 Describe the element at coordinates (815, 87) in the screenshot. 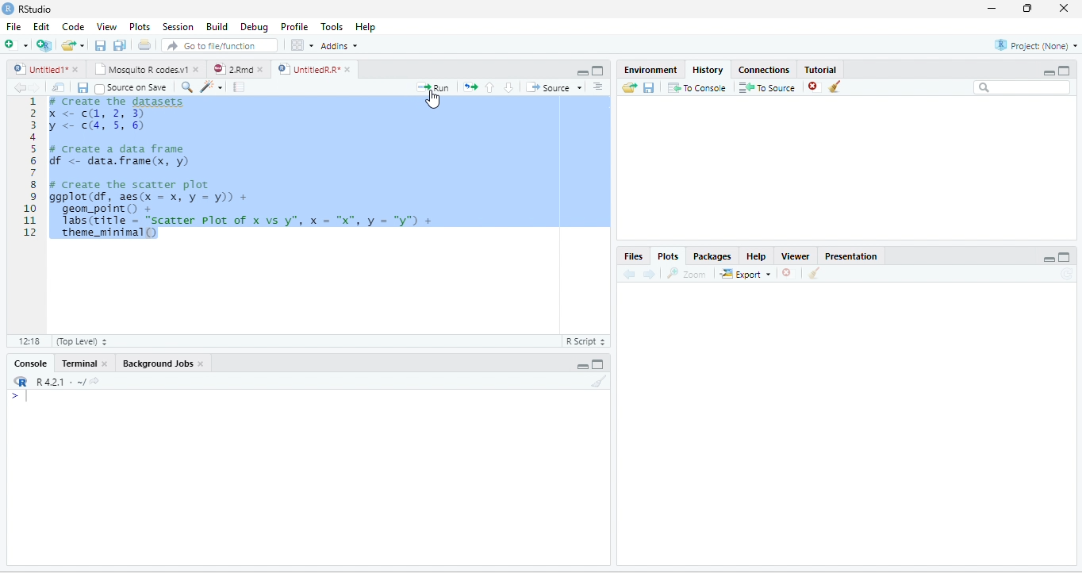

I see `Remove the selected history entries` at that location.